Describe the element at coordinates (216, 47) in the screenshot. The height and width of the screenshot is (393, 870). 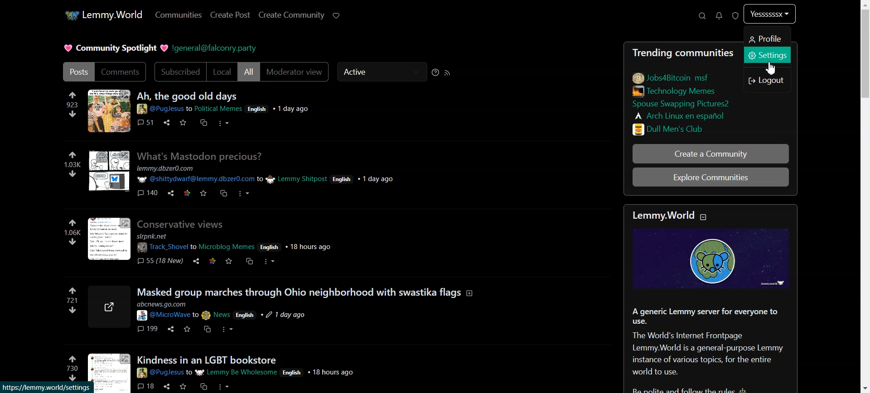
I see `Hyperlink` at that location.